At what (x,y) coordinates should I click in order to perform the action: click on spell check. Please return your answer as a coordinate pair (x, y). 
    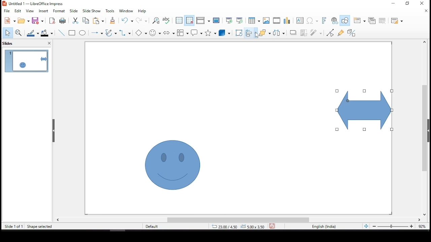
    Looking at the image, I should click on (167, 21).